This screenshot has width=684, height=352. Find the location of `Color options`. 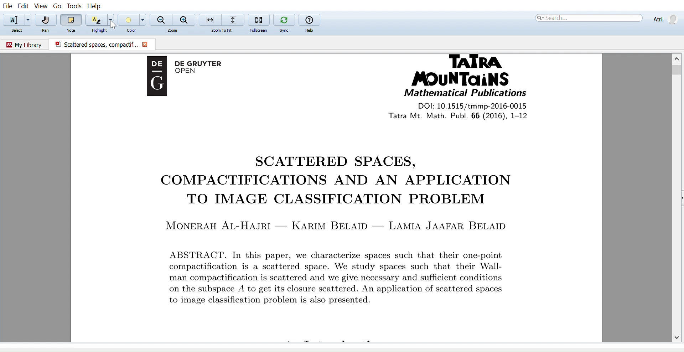

Color options is located at coordinates (144, 20).